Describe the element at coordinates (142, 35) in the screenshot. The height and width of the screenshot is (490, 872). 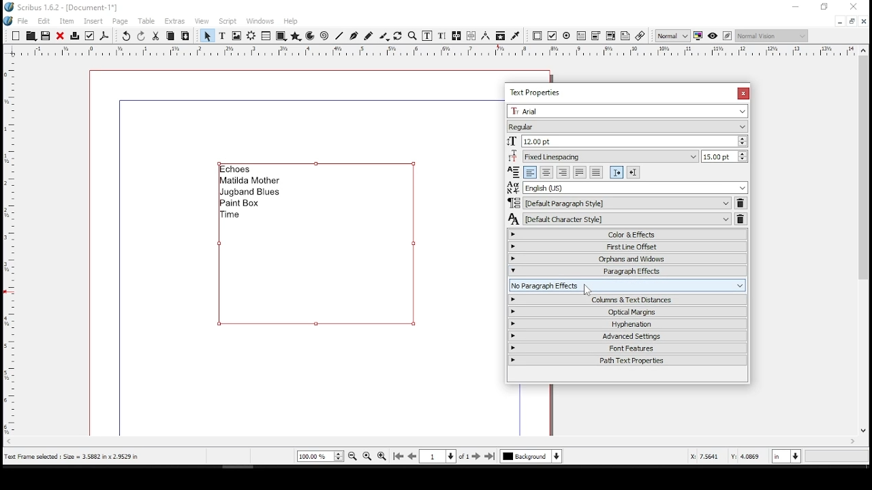
I see `redo` at that location.